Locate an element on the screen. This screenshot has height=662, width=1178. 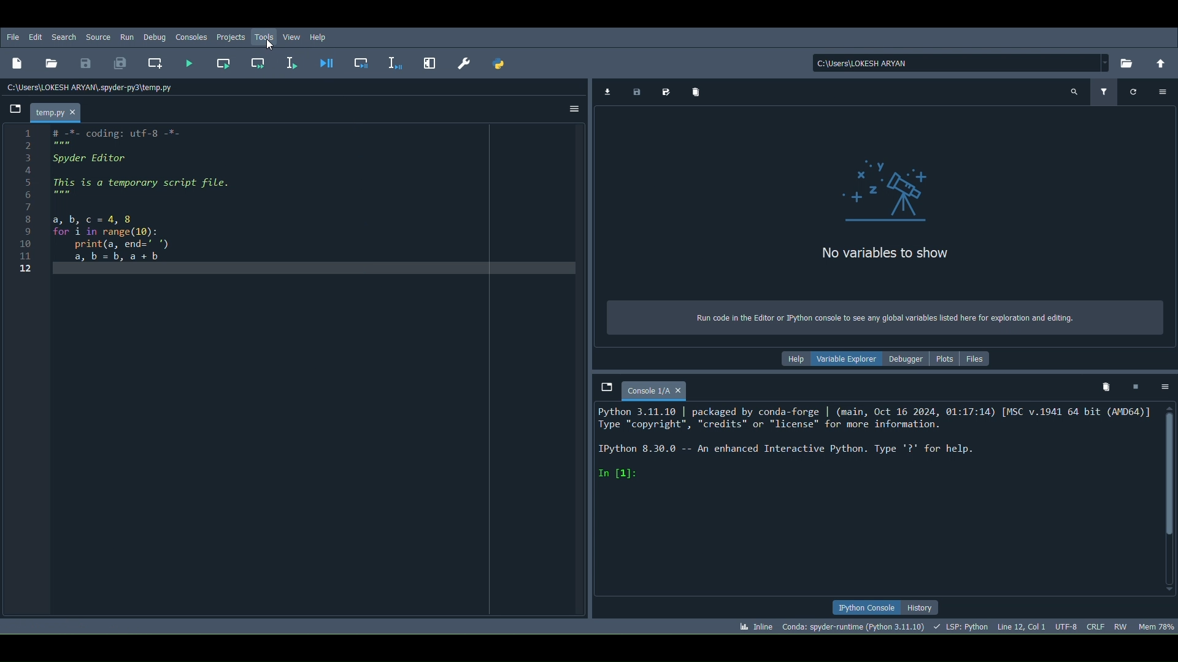
Create a new cell at the current line (Ctrl + 2) is located at coordinates (156, 63).